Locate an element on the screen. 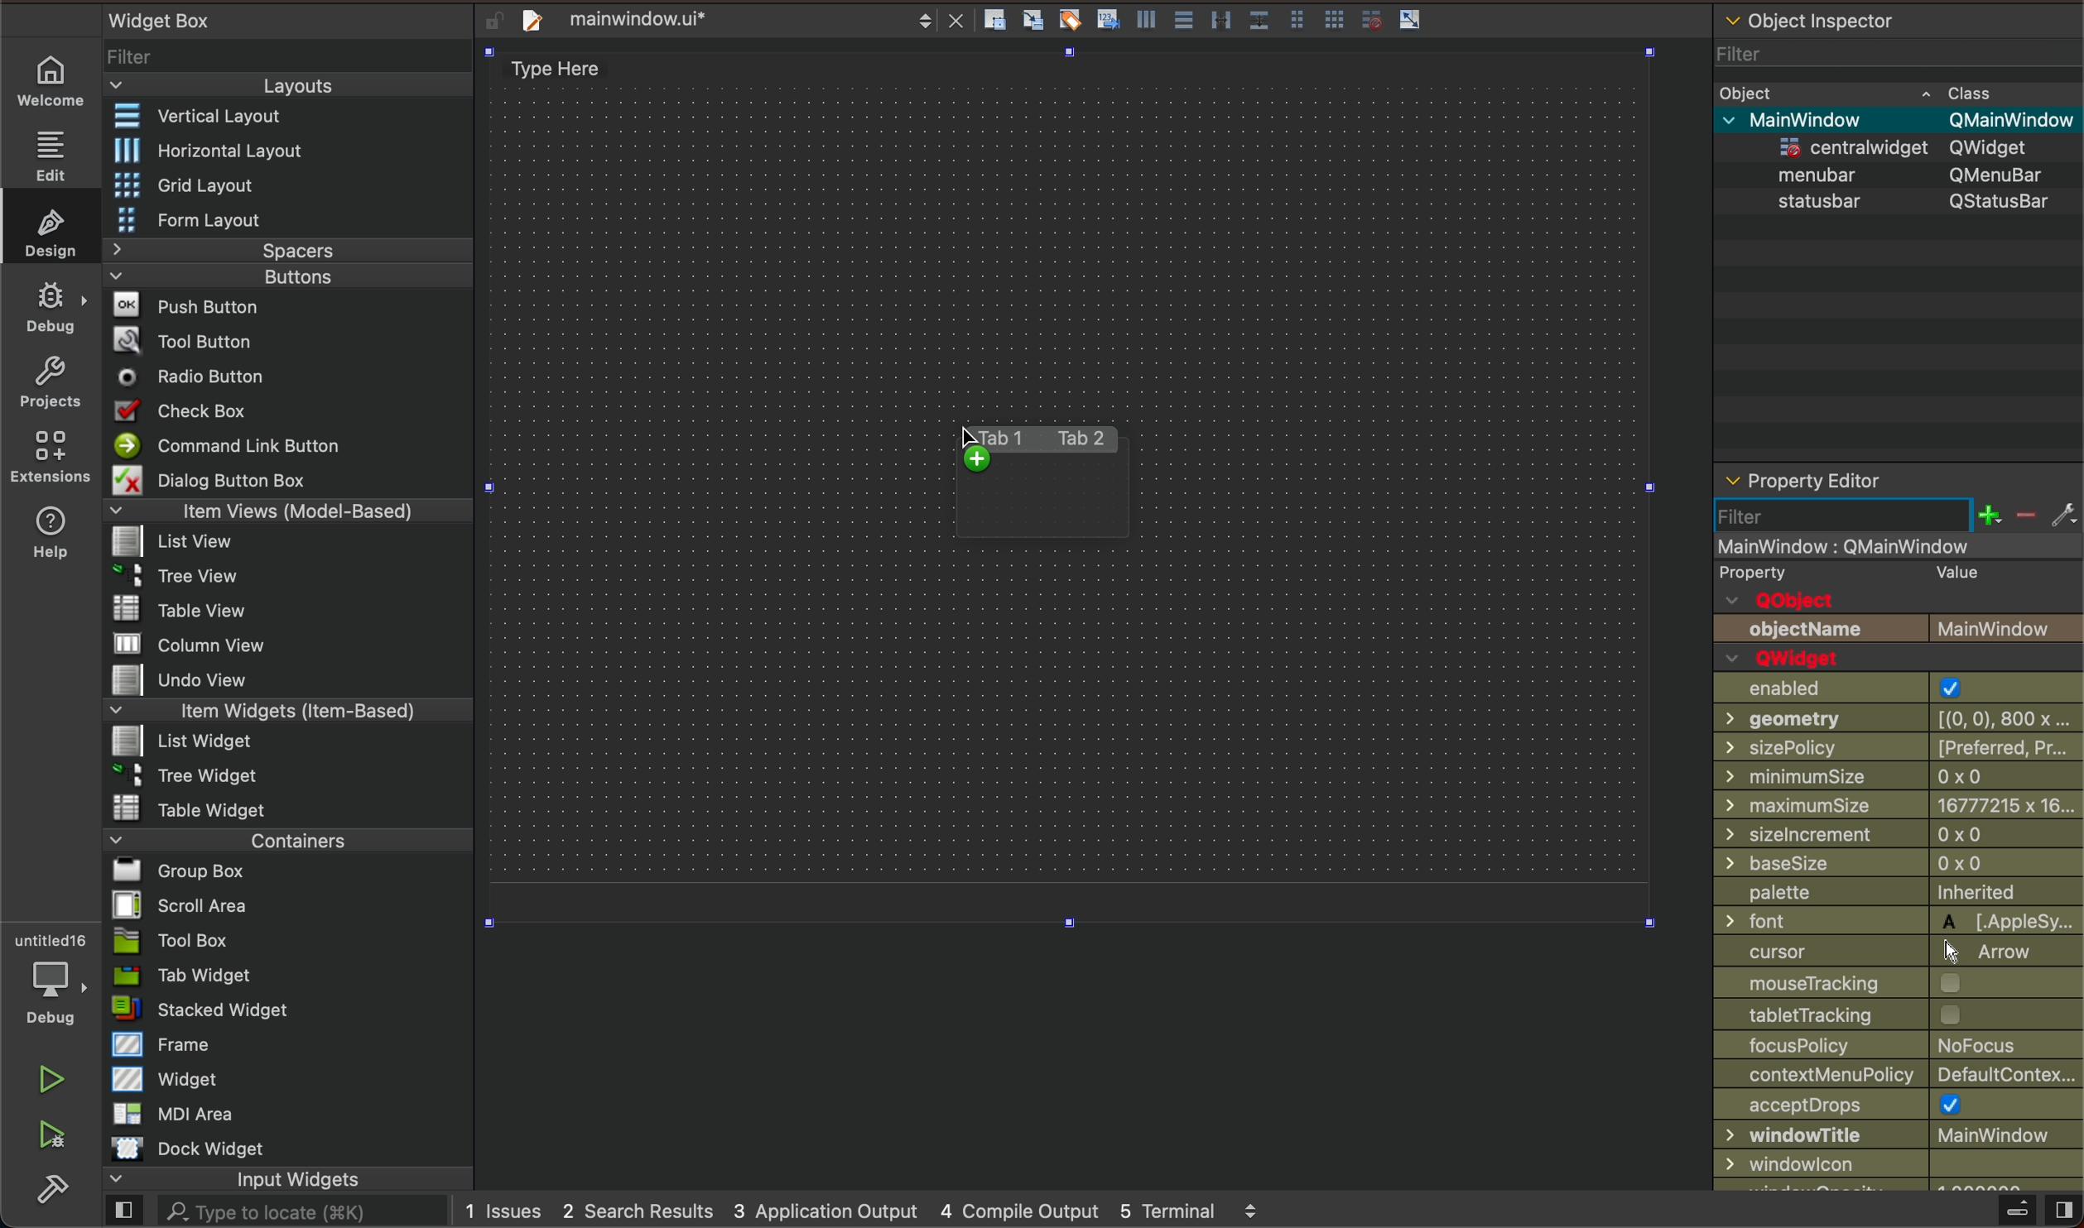  Item Views (Model-Based) is located at coordinates (289, 512).